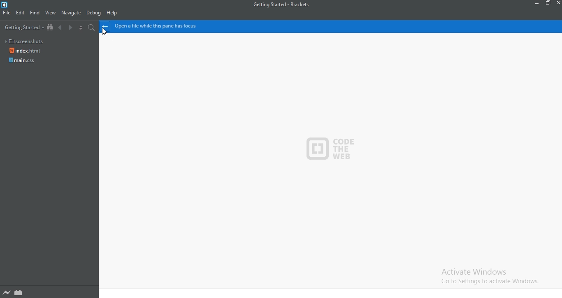  Describe the element at coordinates (104, 32) in the screenshot. I see `cursor` at that location.